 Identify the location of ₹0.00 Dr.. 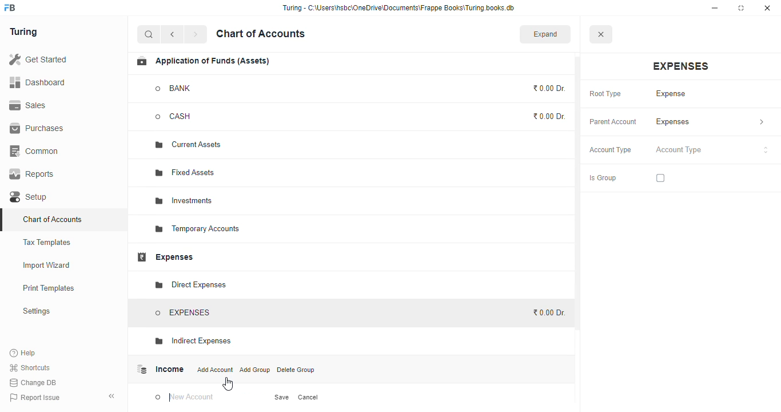
(549, 88).